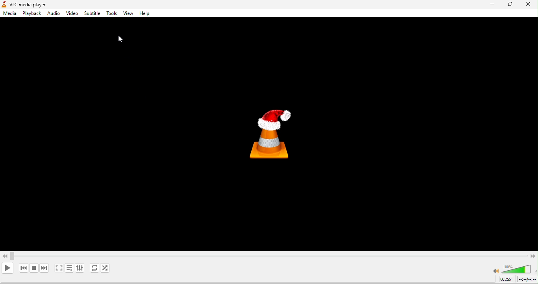 The height and width of the screenshot is (284, 538). Describe the element at coordinates (527, 280) in the screenshot. I see `timeline` at that location.